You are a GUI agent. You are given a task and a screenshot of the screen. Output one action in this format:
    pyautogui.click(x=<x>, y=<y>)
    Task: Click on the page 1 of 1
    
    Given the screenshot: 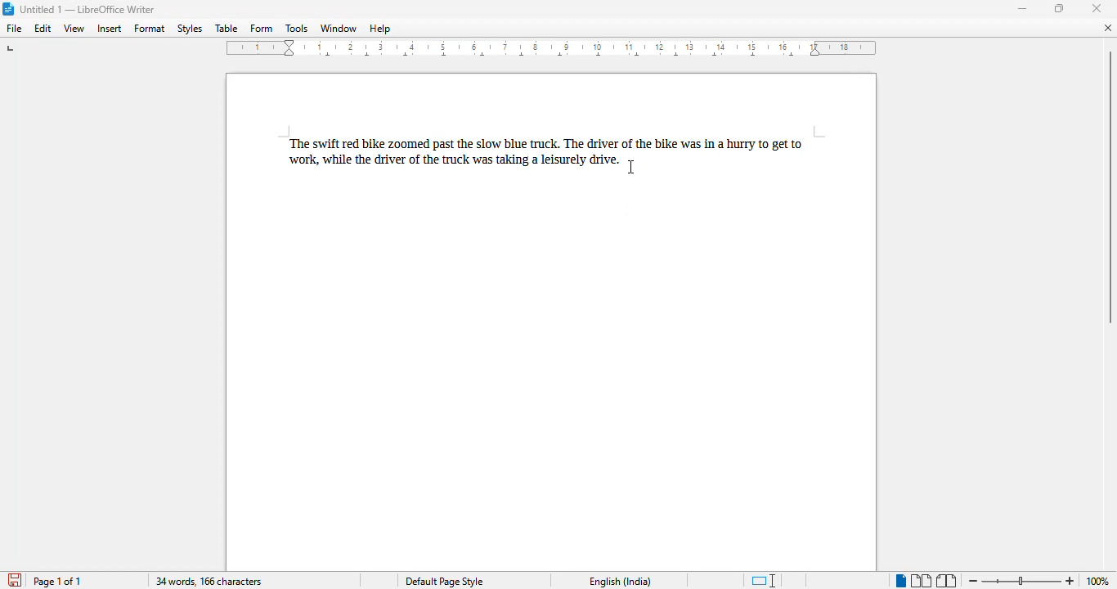 What is the action you would take?
    pyautogui.click(x=57, y=581)
    